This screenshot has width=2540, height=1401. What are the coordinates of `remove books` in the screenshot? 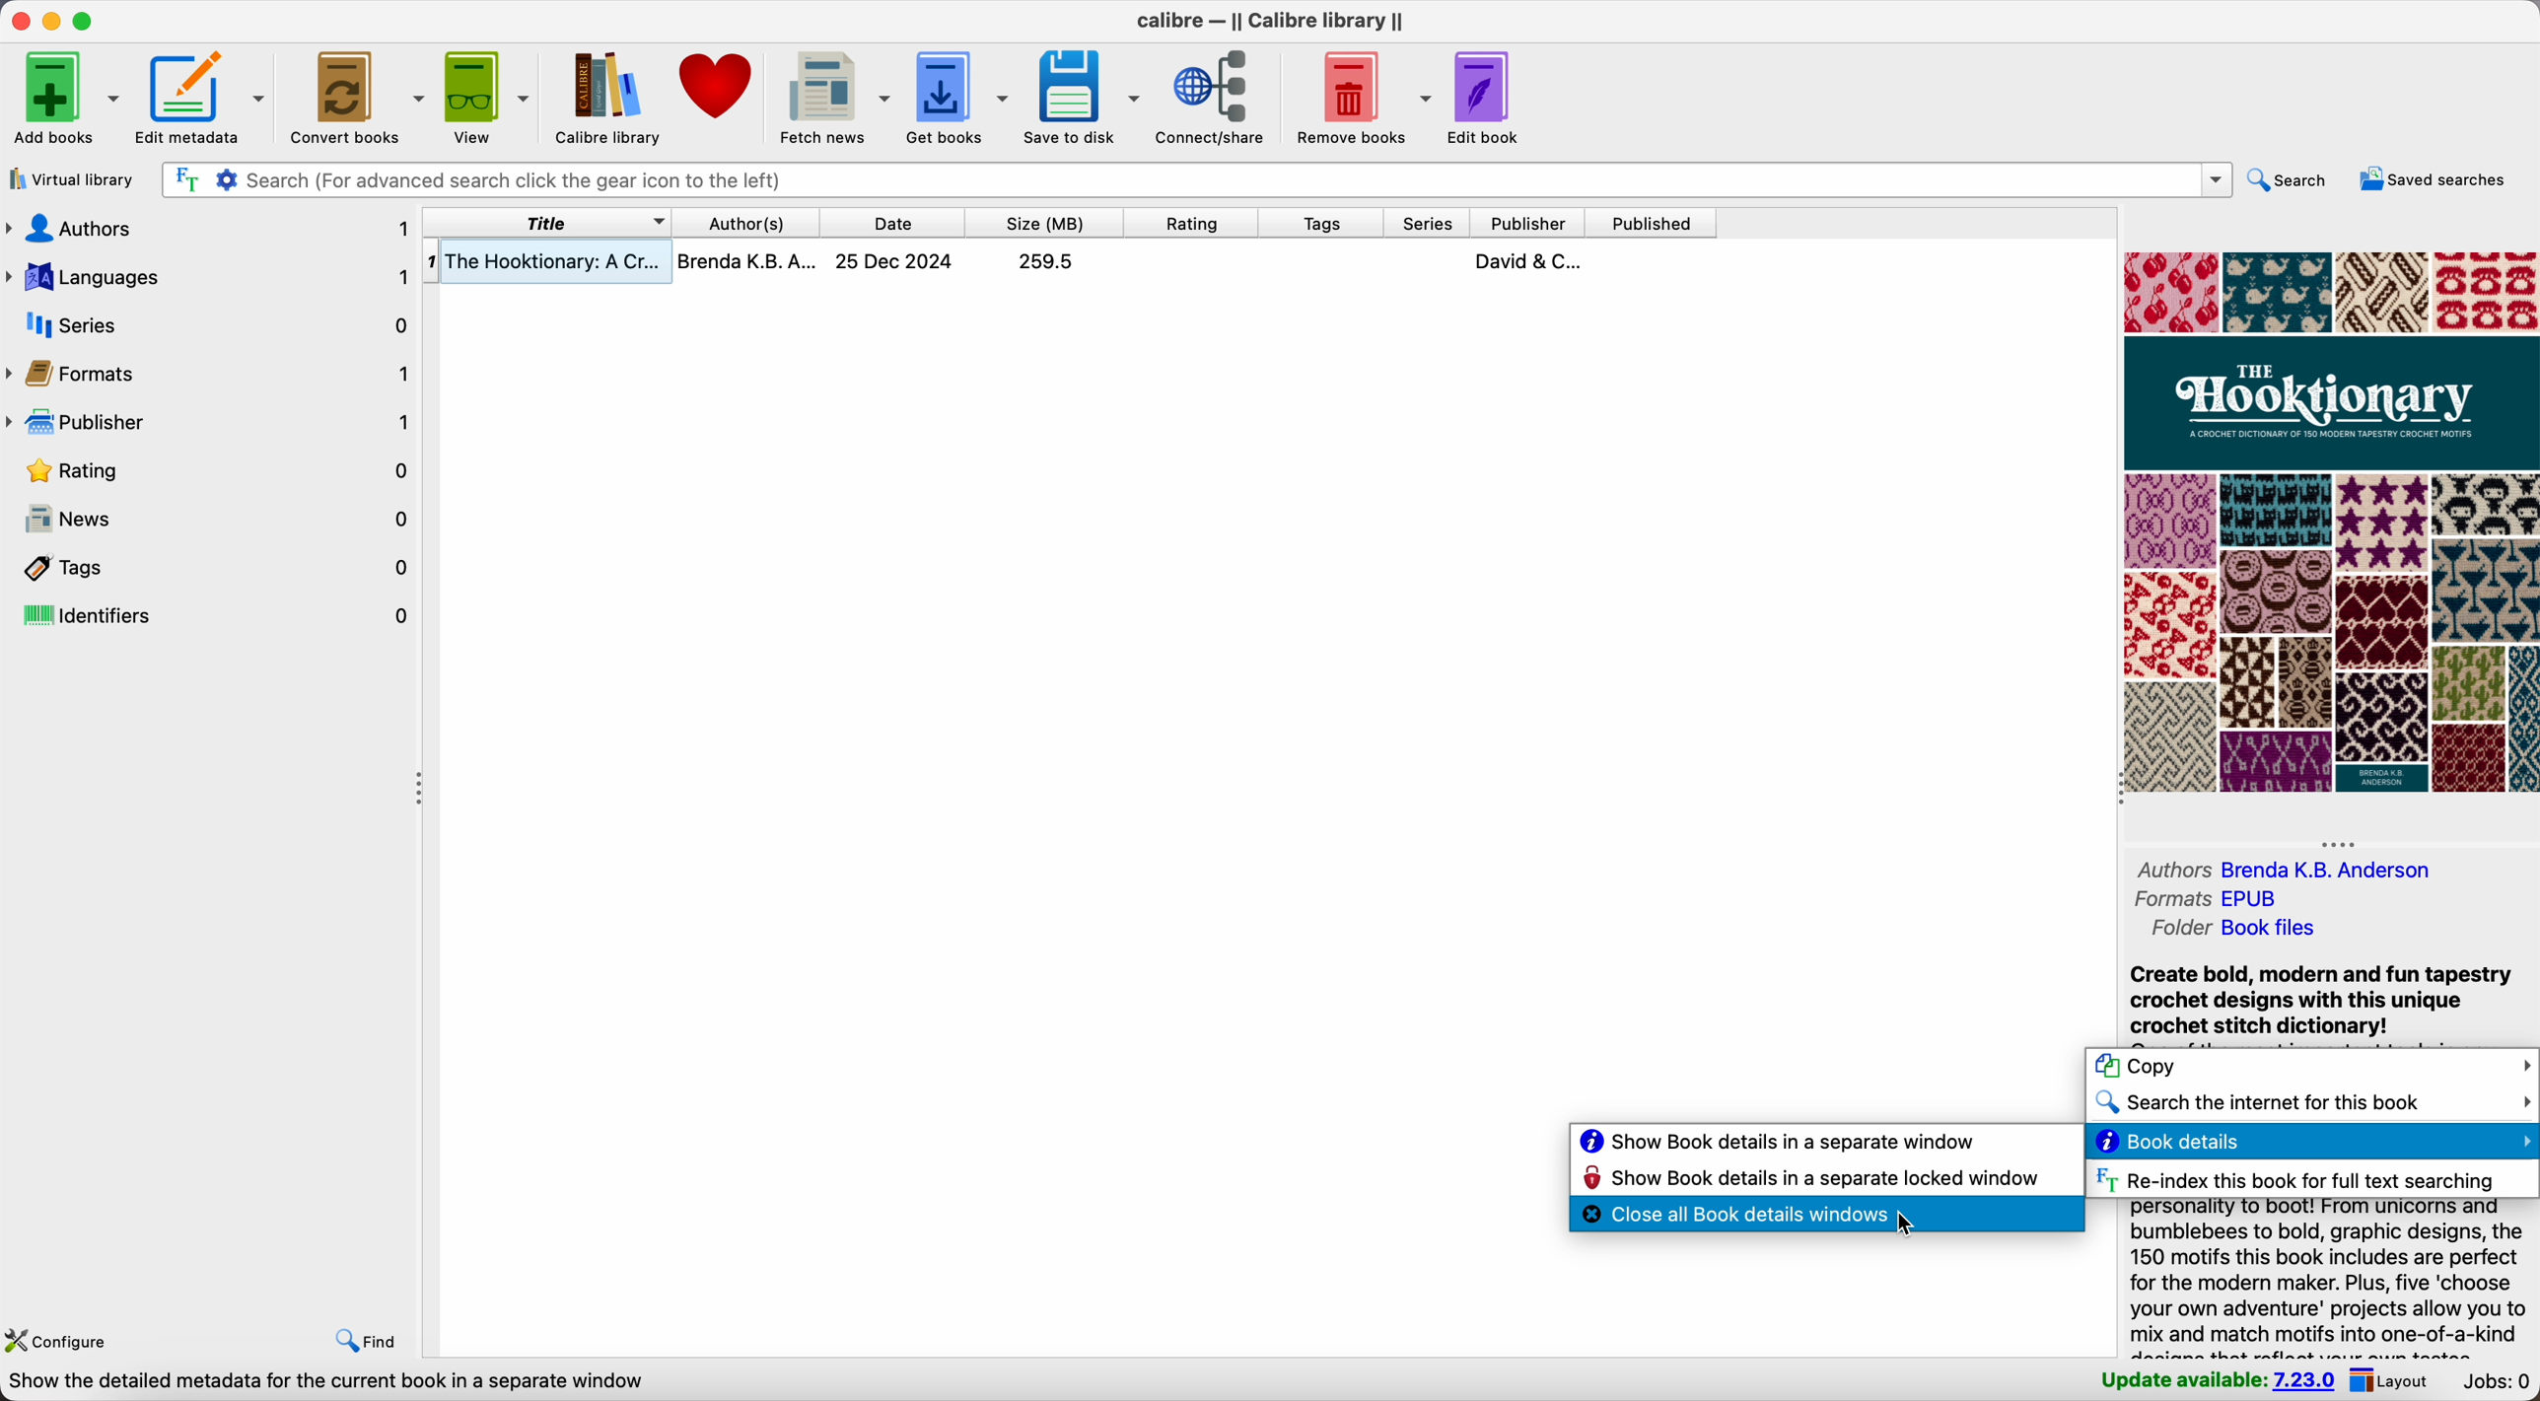 It's located at (1359, 101).